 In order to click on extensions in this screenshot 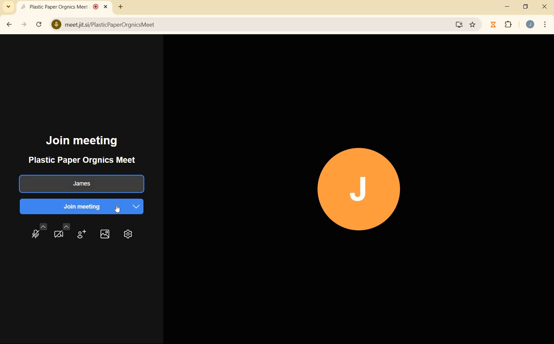, I will do `click(508, 25)`.